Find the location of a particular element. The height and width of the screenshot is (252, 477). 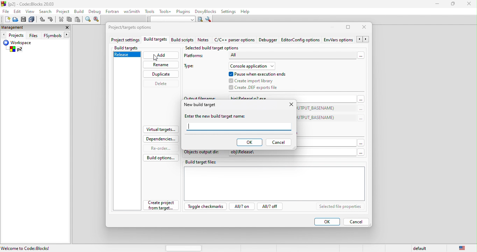

maximize is located at coordinates (348, 27).